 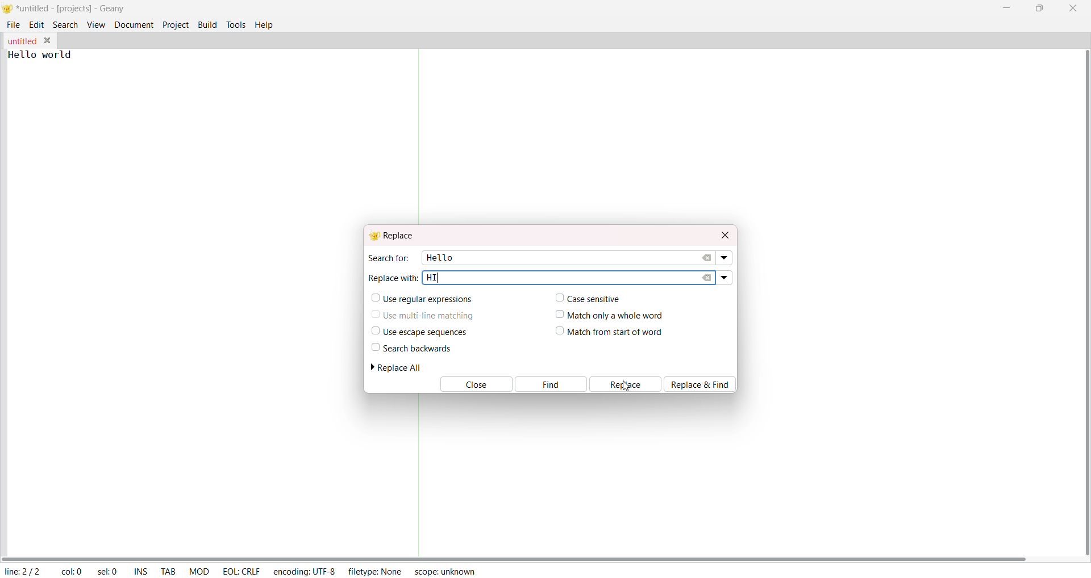 What do you see at coordinates (303, 571) in the screenshot?
I see `encoding: UTF-8` at bounding box center [303, 571].